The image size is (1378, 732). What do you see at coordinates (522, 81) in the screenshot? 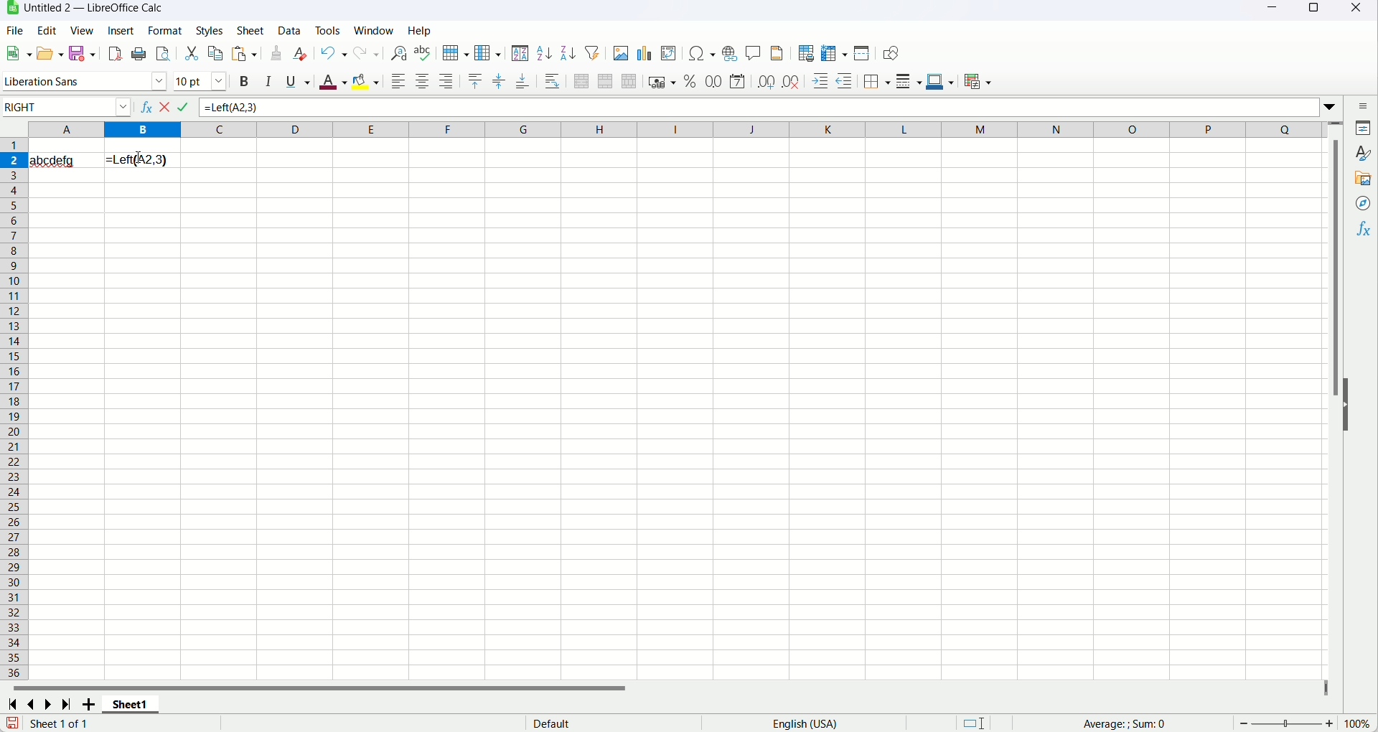
I see `align bottom` at bounding box center [522, 81].